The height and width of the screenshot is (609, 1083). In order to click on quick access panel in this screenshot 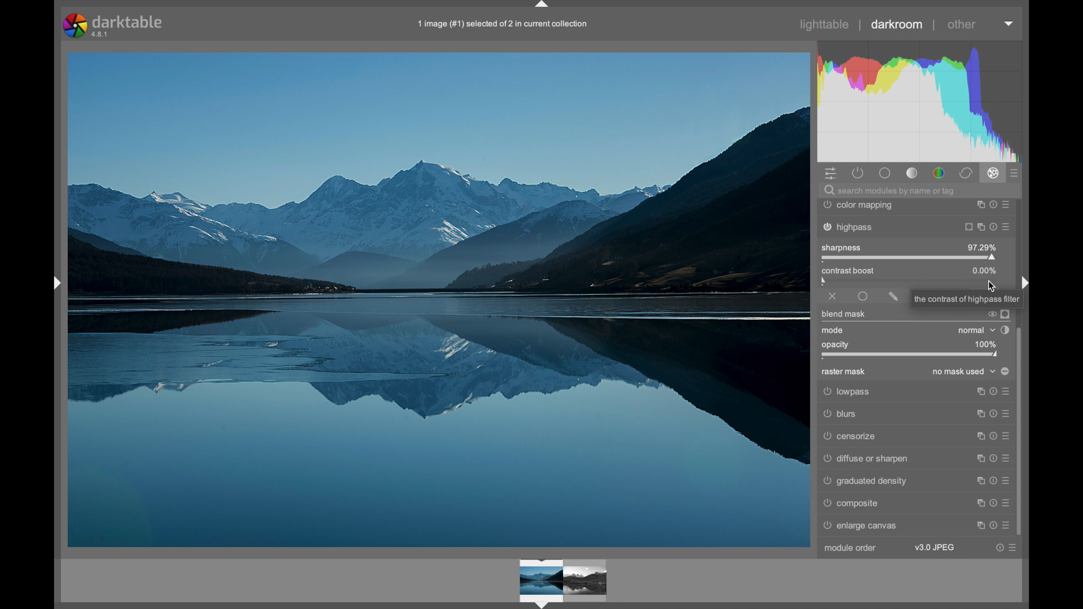, I will do `click(832, 174)`.